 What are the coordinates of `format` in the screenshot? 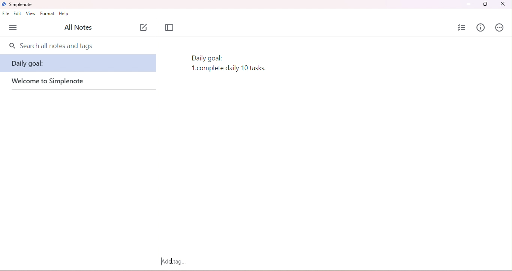 It's located at (48, 14).